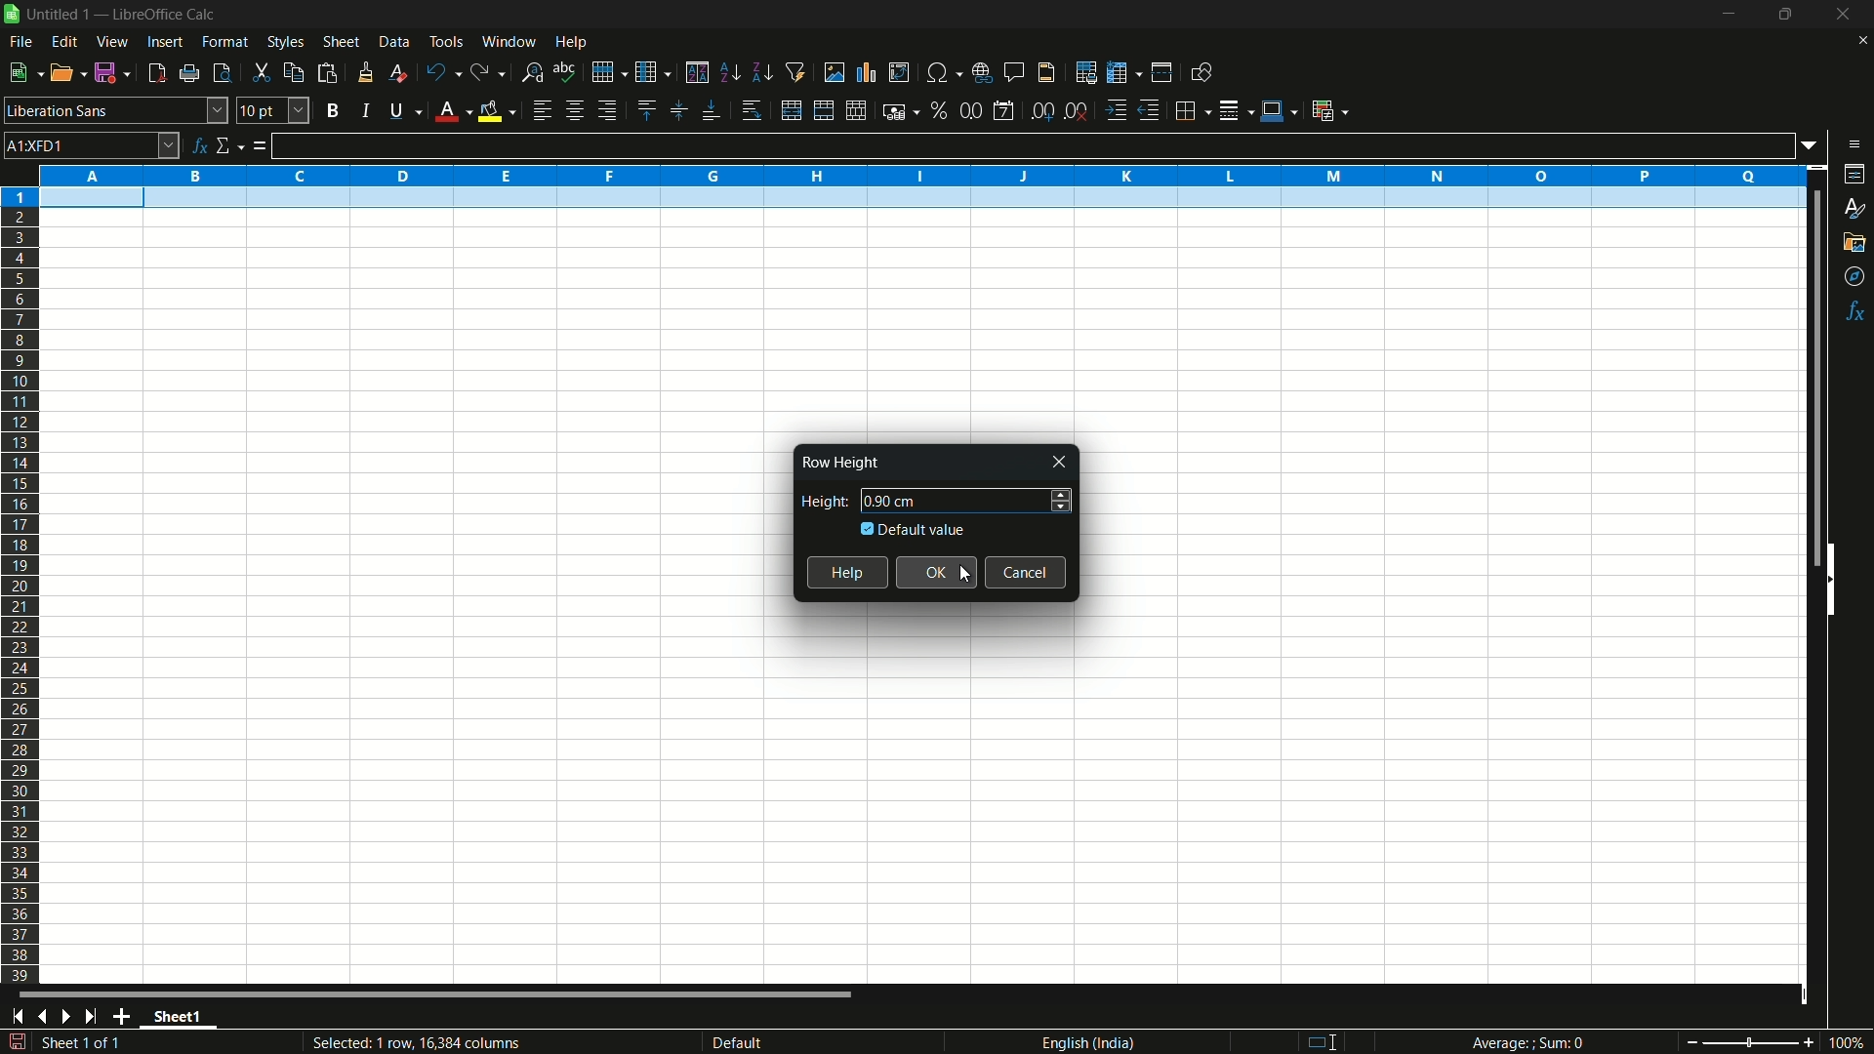  Describe the element at coordinates (939, 109) in the screenshot. I see `format as percent` at that location.